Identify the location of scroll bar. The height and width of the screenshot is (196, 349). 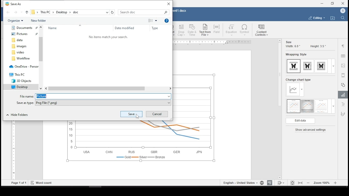
(278, 109).